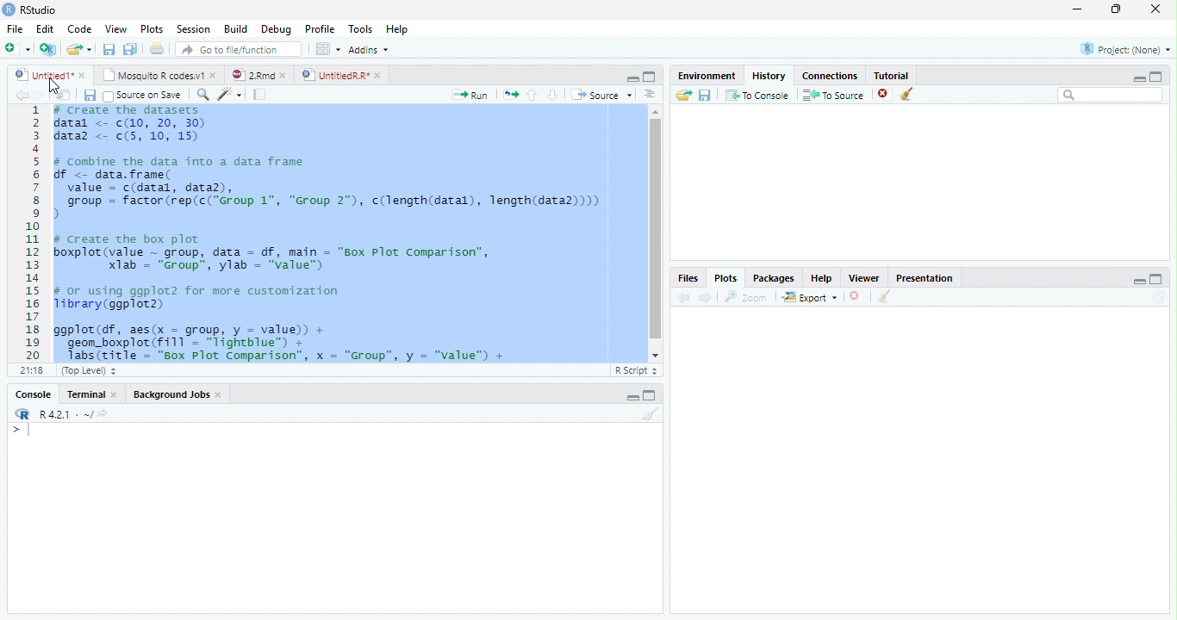 The image size is (1177, 620). Describe the element at coordinates (367, 49) in the screenshot. I see `Addins` at that location.